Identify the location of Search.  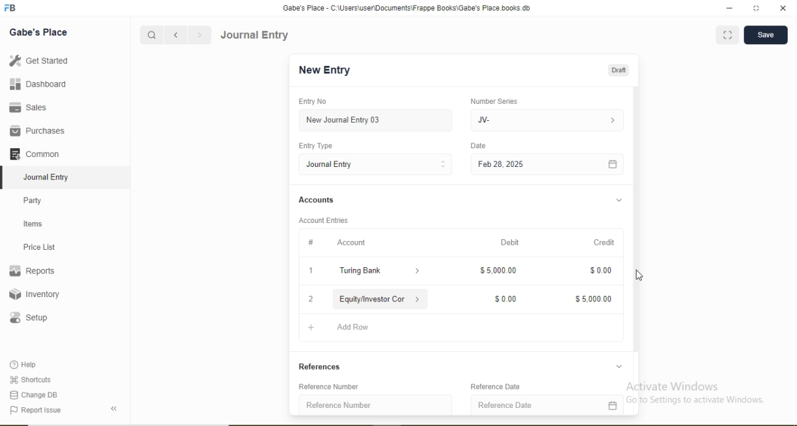
(151, 35).